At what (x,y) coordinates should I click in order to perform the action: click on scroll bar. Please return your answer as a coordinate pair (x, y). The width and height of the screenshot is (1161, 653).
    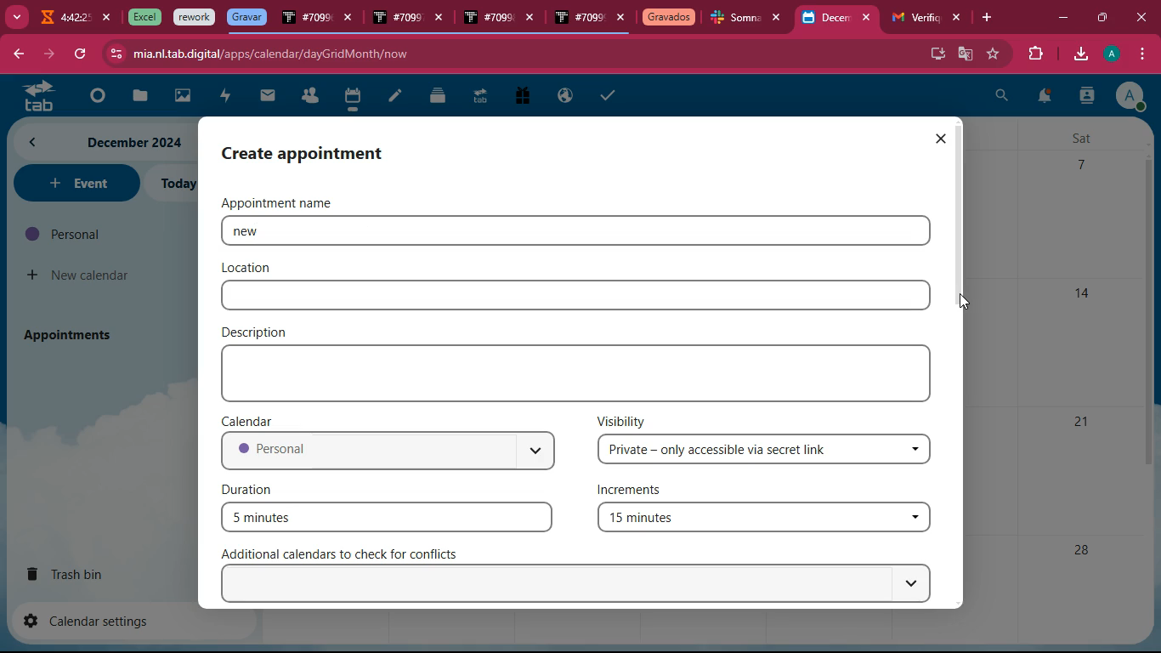
    Looking at the image, I should click on (960, 204).